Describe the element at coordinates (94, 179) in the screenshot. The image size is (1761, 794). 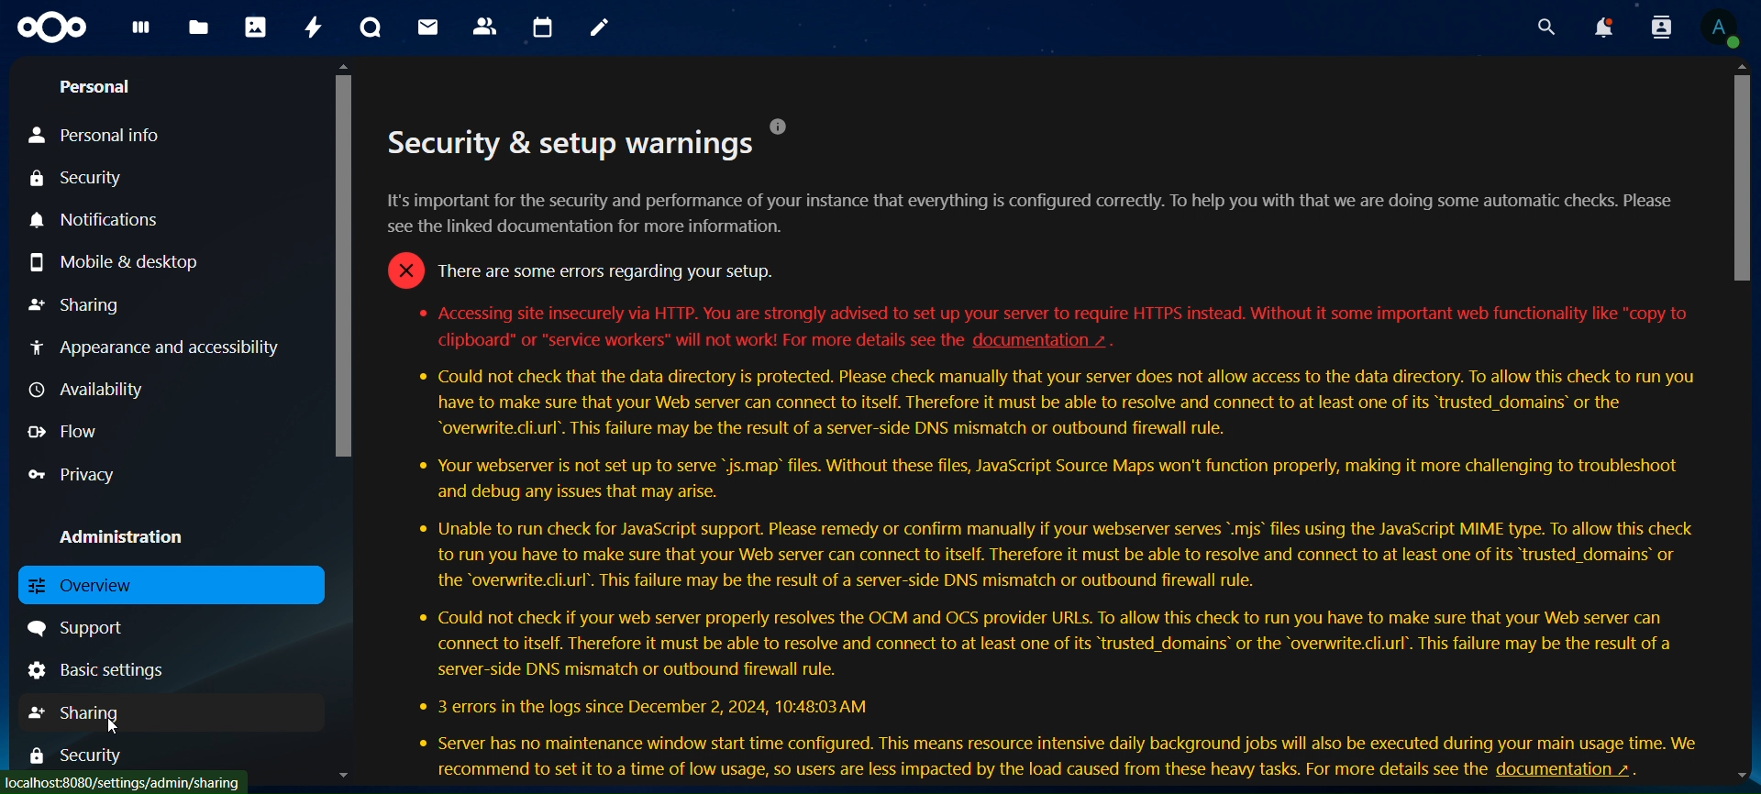
I see `security` at that location.